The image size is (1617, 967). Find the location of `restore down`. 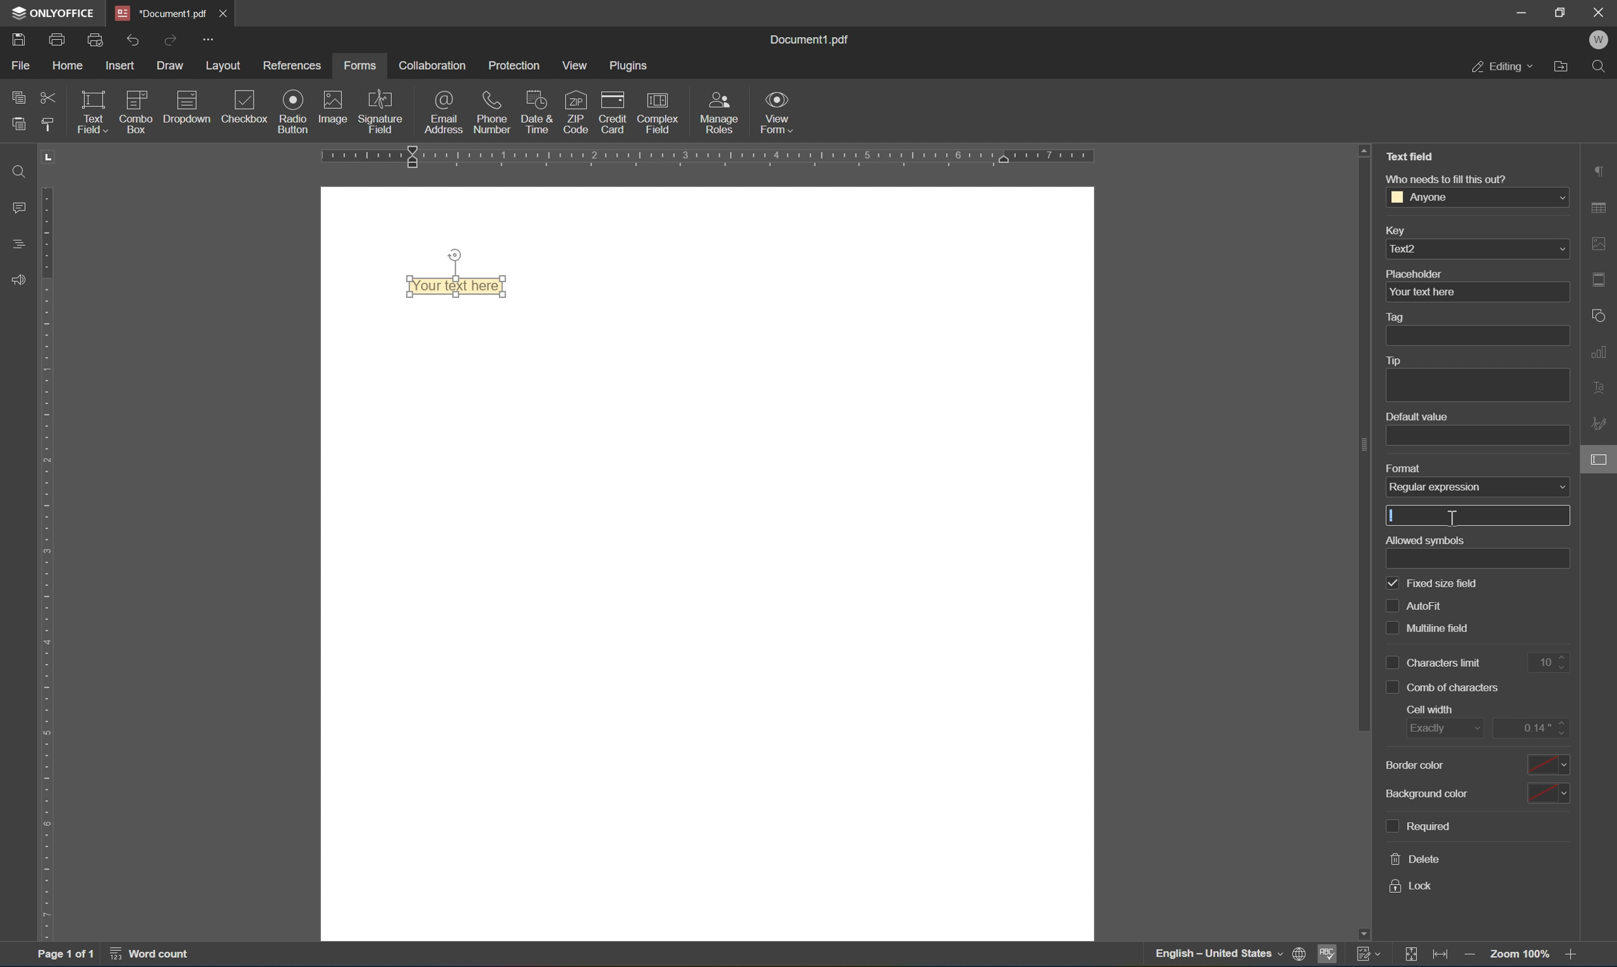

restore down is located at coordinates (1562, 12).